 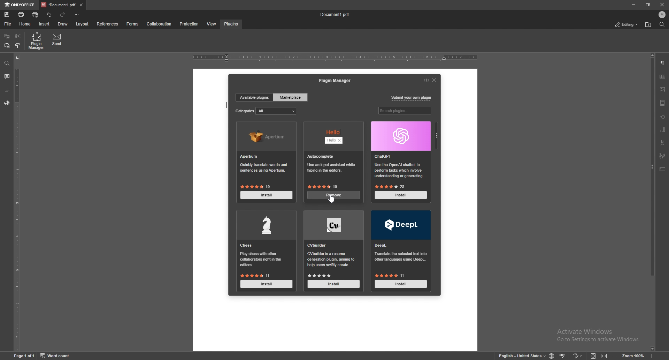 I want to click on Document1 pdf, so click(x=336, y=15).